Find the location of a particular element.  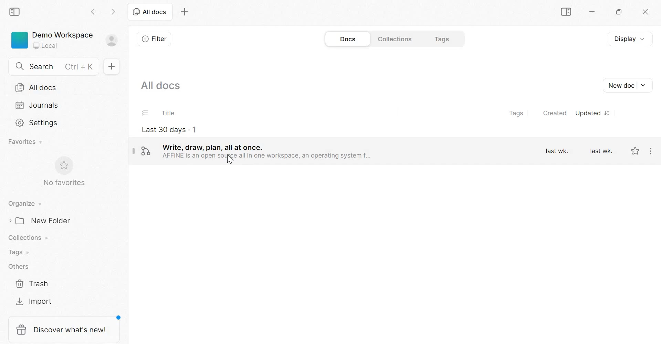

Favorite is located at coordinates (634, 152).